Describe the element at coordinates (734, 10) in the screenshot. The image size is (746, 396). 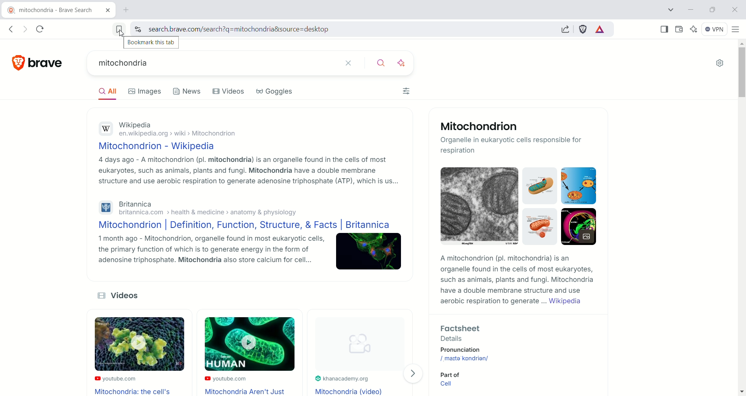
I see `close` at that location.